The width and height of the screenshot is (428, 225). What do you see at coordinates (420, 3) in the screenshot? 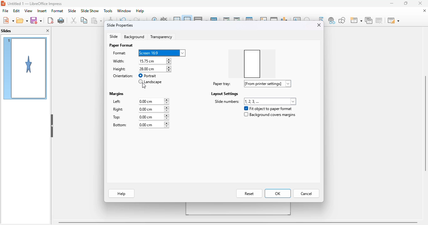
I see `close` at bounding box center [420, 3].